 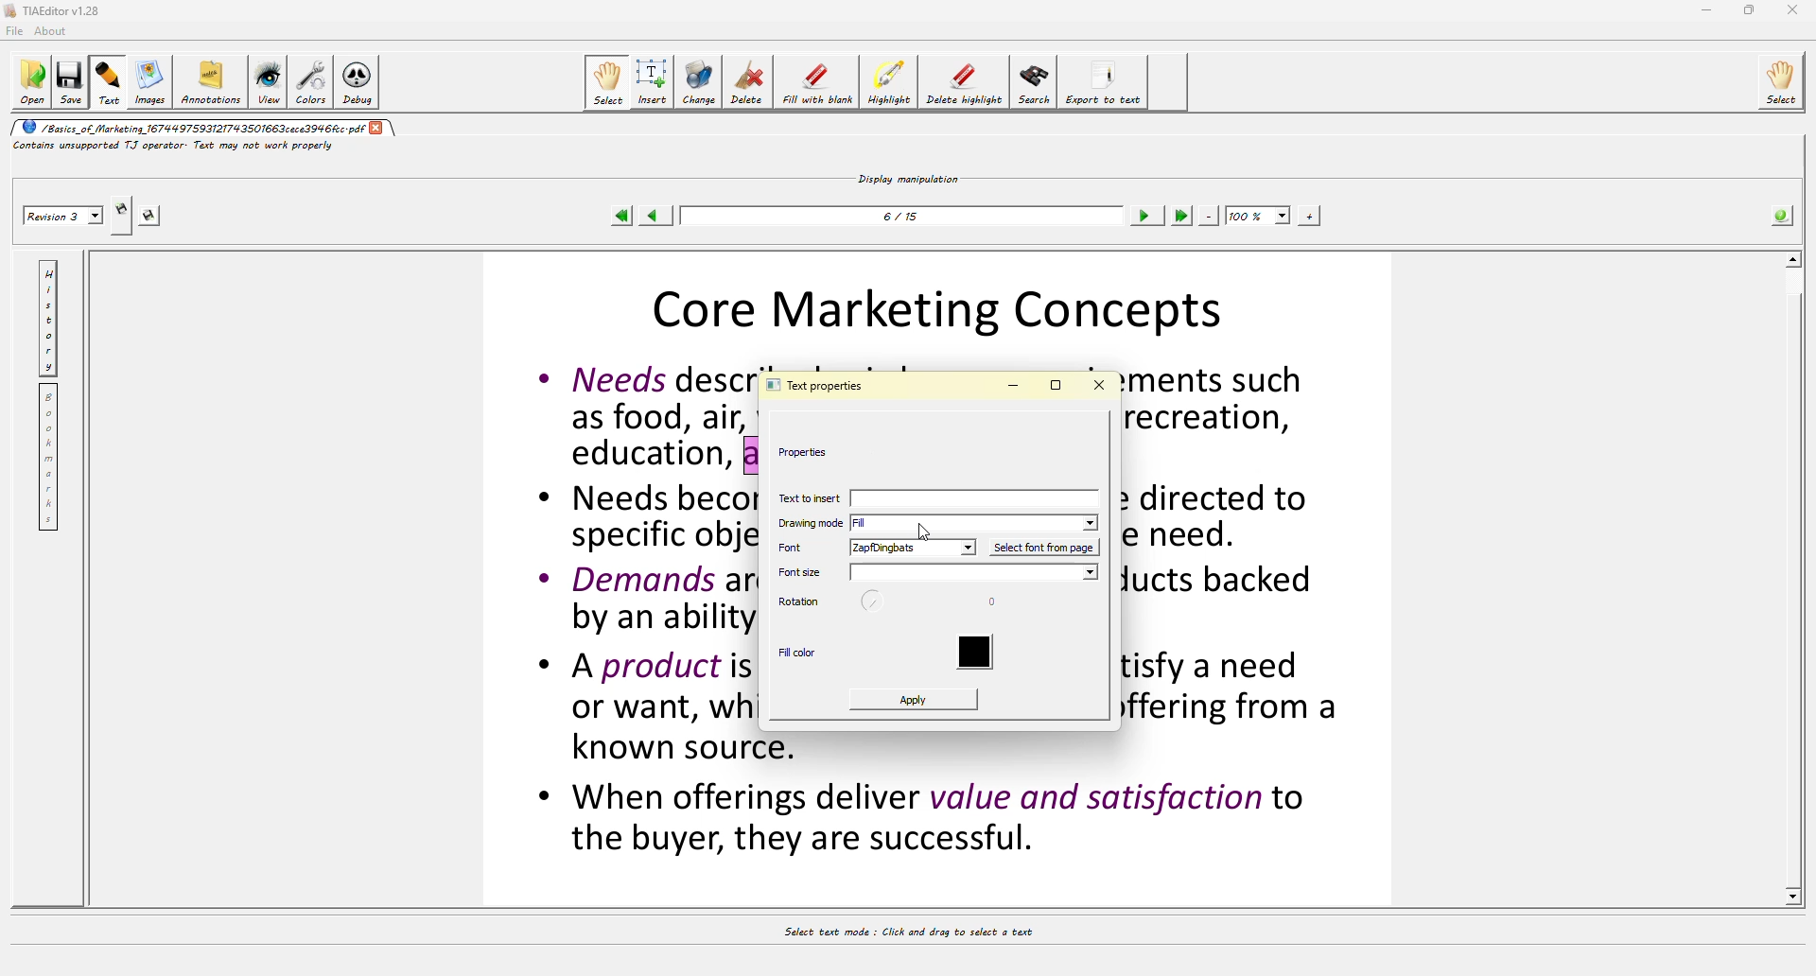 I want to click on zoom in, so click(x=1308, y=217).